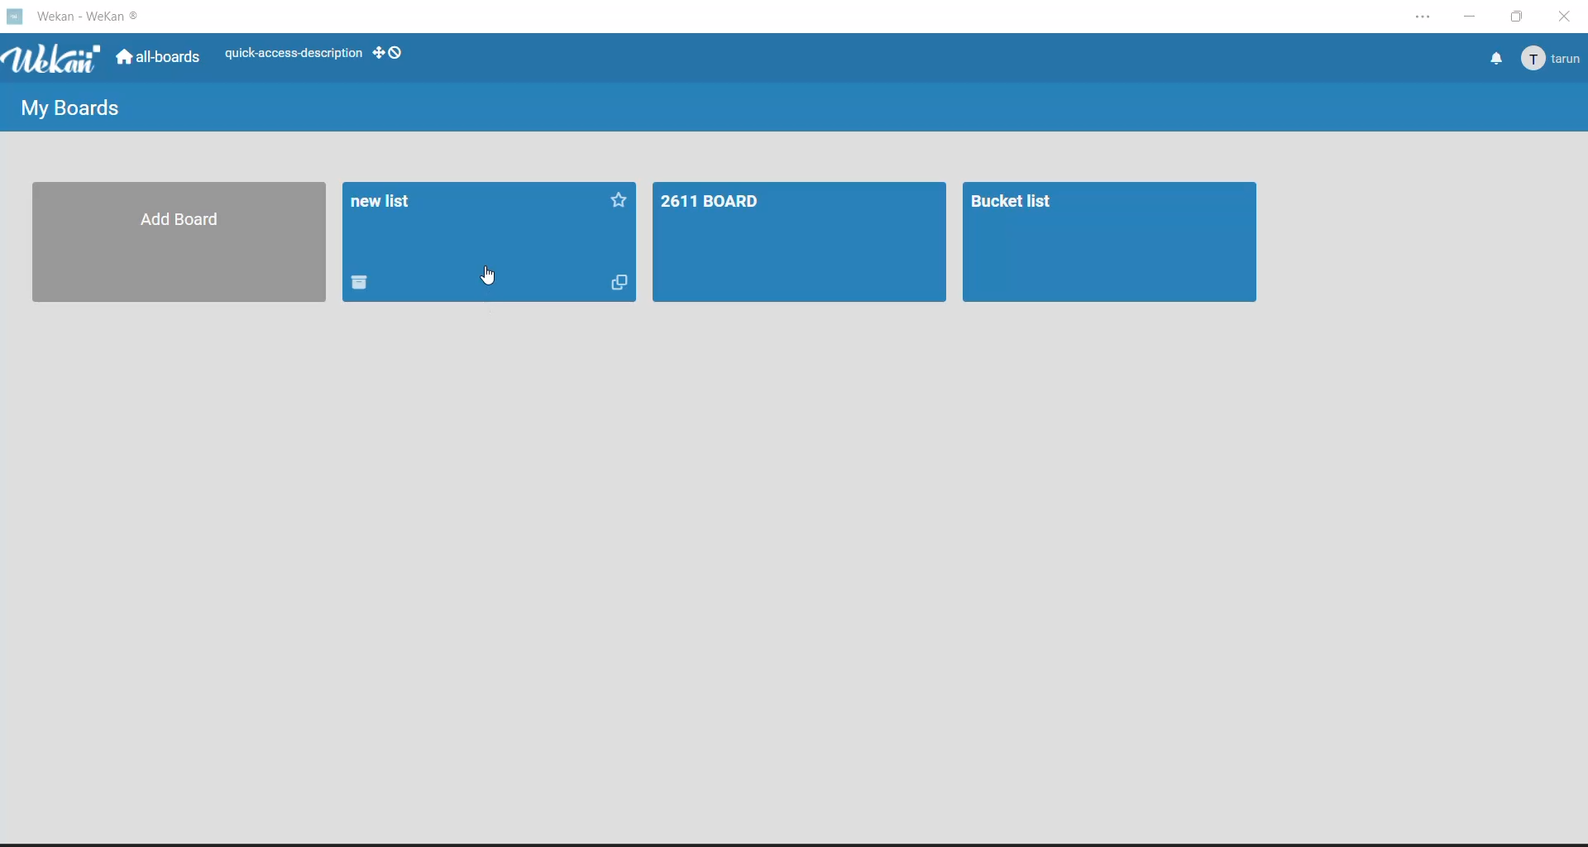 This screenshot has width=1588, height=847. Describe the element at coordinates (170, 242) in the screenshot. I see `Add Board` at that location.